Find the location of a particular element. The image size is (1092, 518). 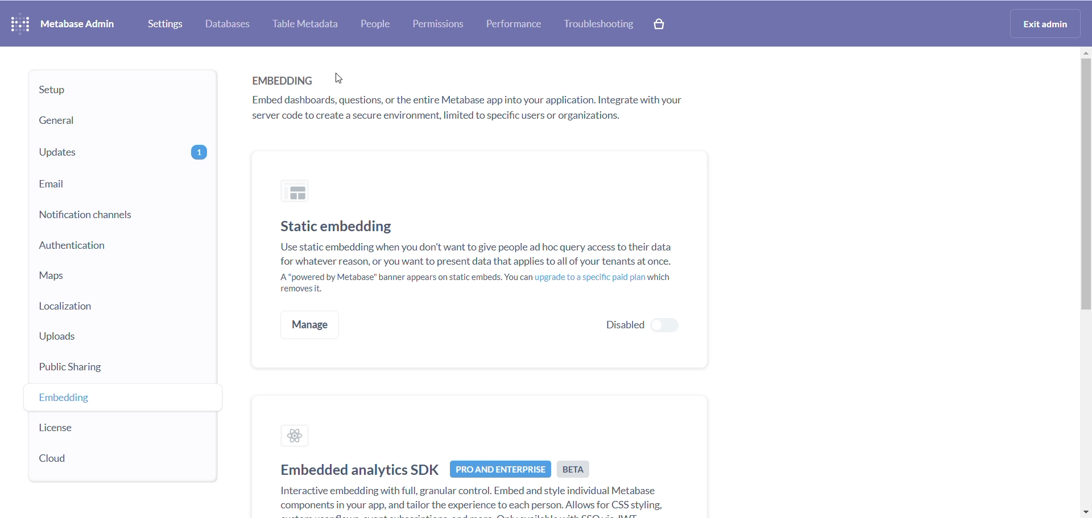

cloud is located at coordinates (98, 462).